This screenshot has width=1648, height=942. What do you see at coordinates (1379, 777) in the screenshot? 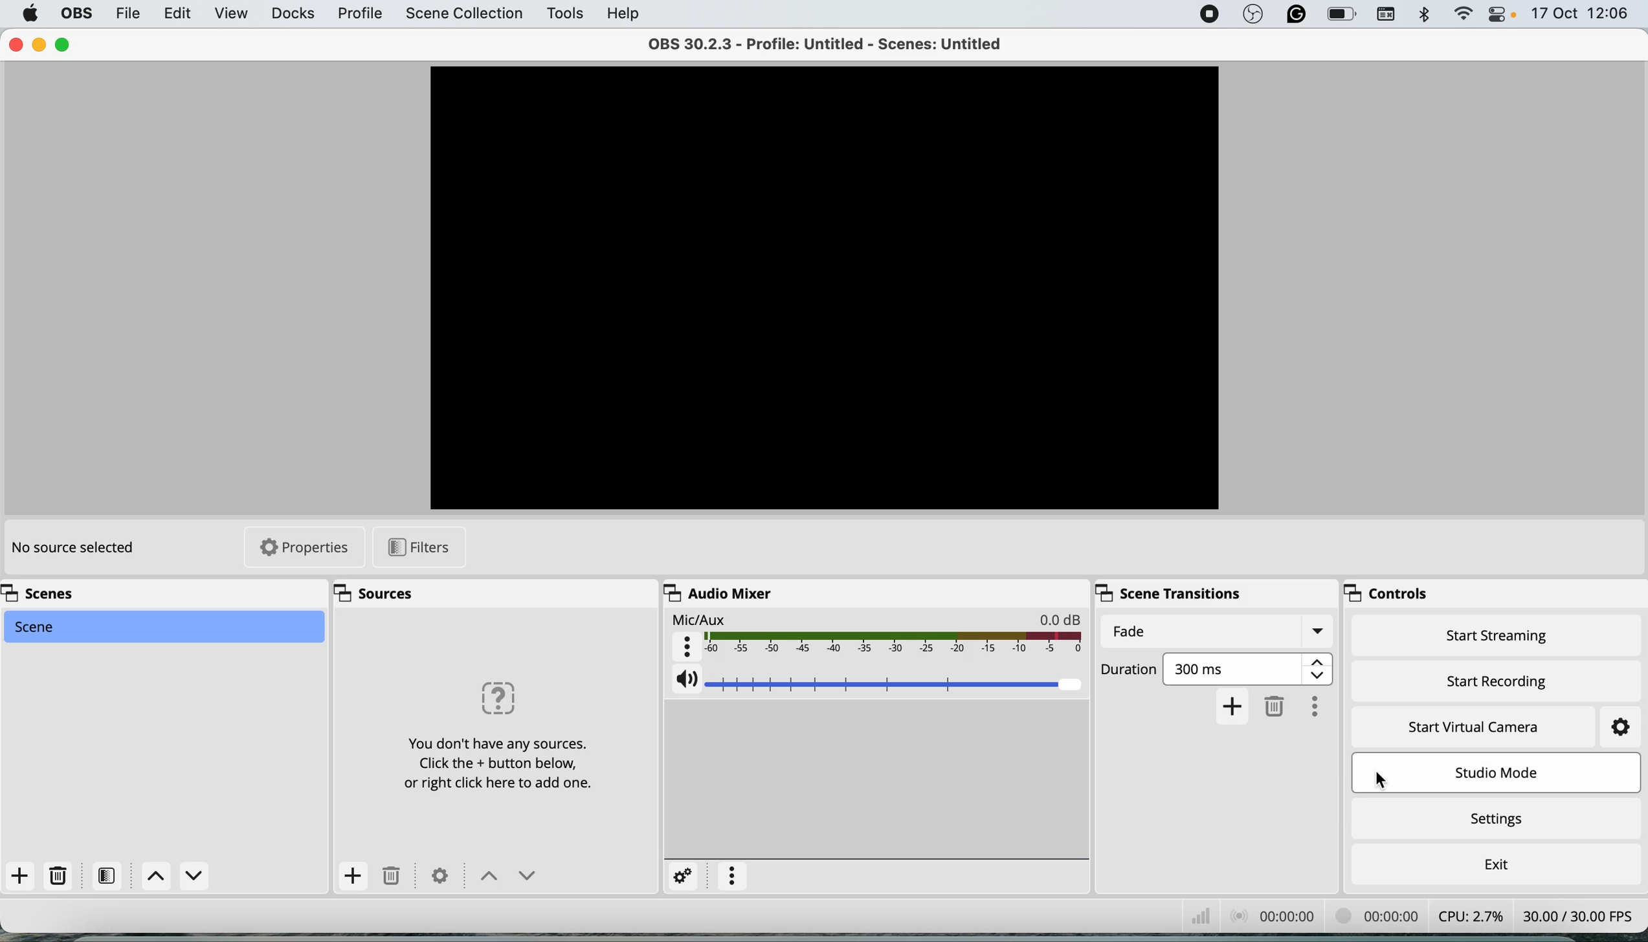
I see `cursor` at bounding box center [1379, 777].